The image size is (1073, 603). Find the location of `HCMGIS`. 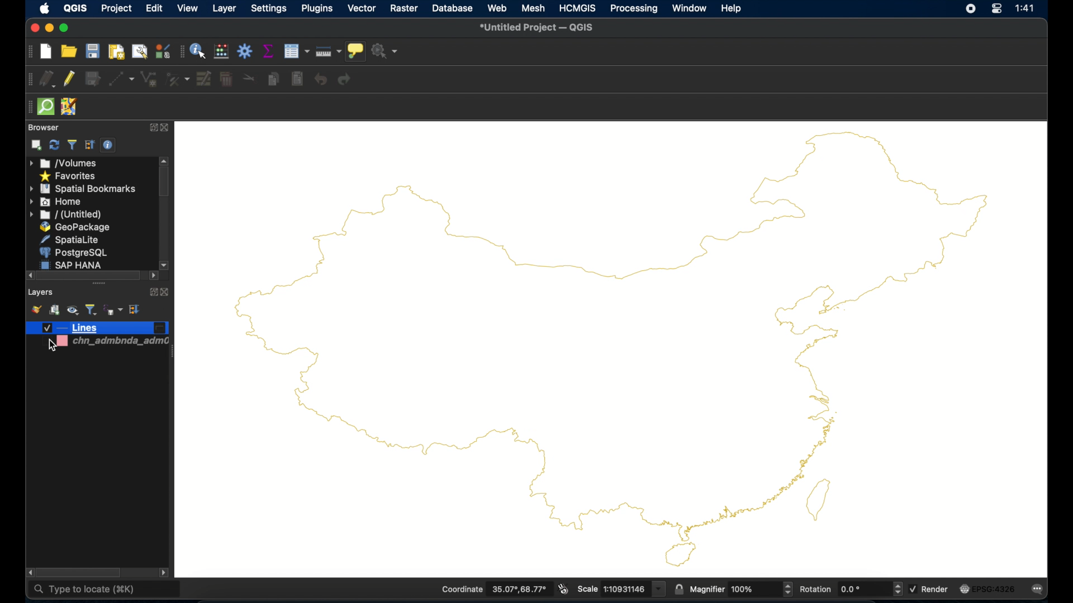

HCMGIS is located at coordinates (577, 8).